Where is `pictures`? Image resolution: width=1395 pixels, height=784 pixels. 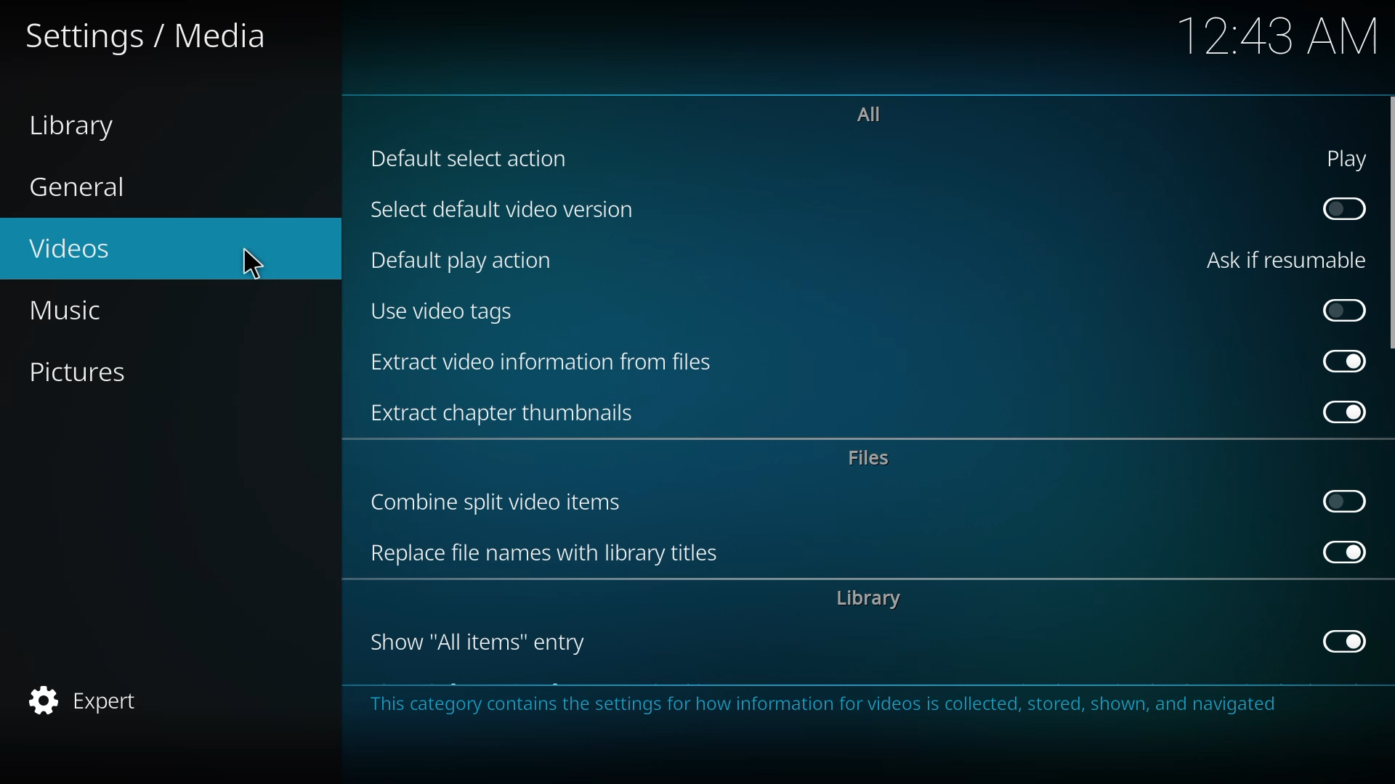
pictures is located at coordinates (93, 371).